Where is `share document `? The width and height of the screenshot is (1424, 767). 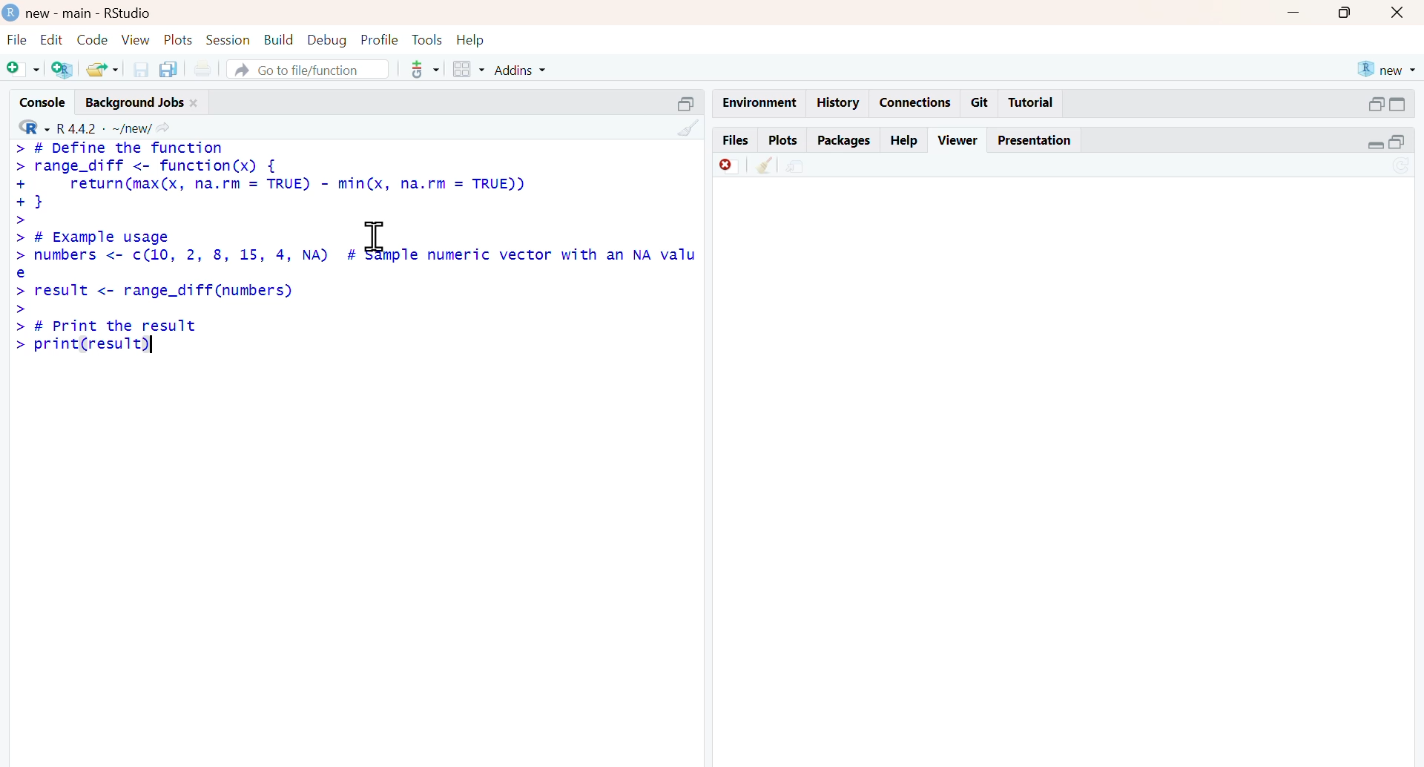 share document  is located at coordinates (795, 167).